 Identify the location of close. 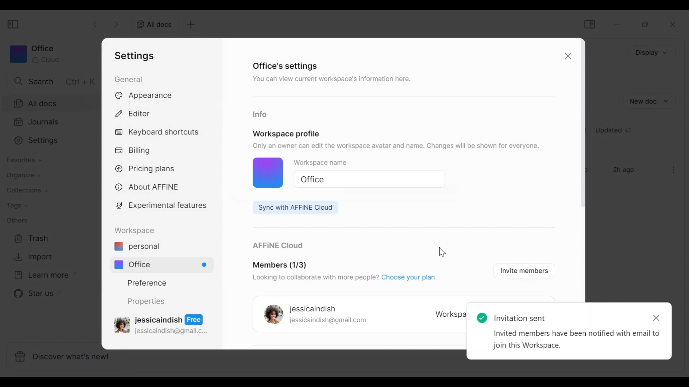
(675, 25).